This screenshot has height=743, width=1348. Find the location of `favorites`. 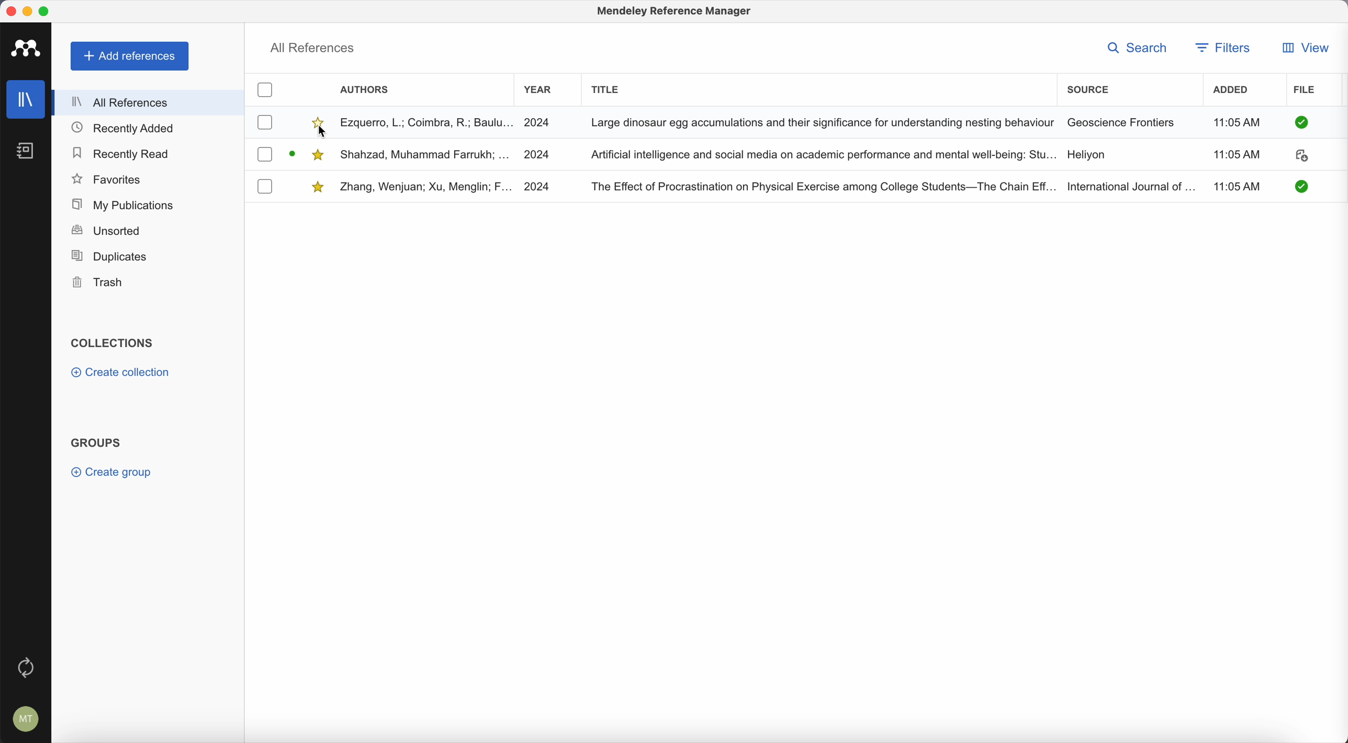

favorites is located at coordinates (108, 178).